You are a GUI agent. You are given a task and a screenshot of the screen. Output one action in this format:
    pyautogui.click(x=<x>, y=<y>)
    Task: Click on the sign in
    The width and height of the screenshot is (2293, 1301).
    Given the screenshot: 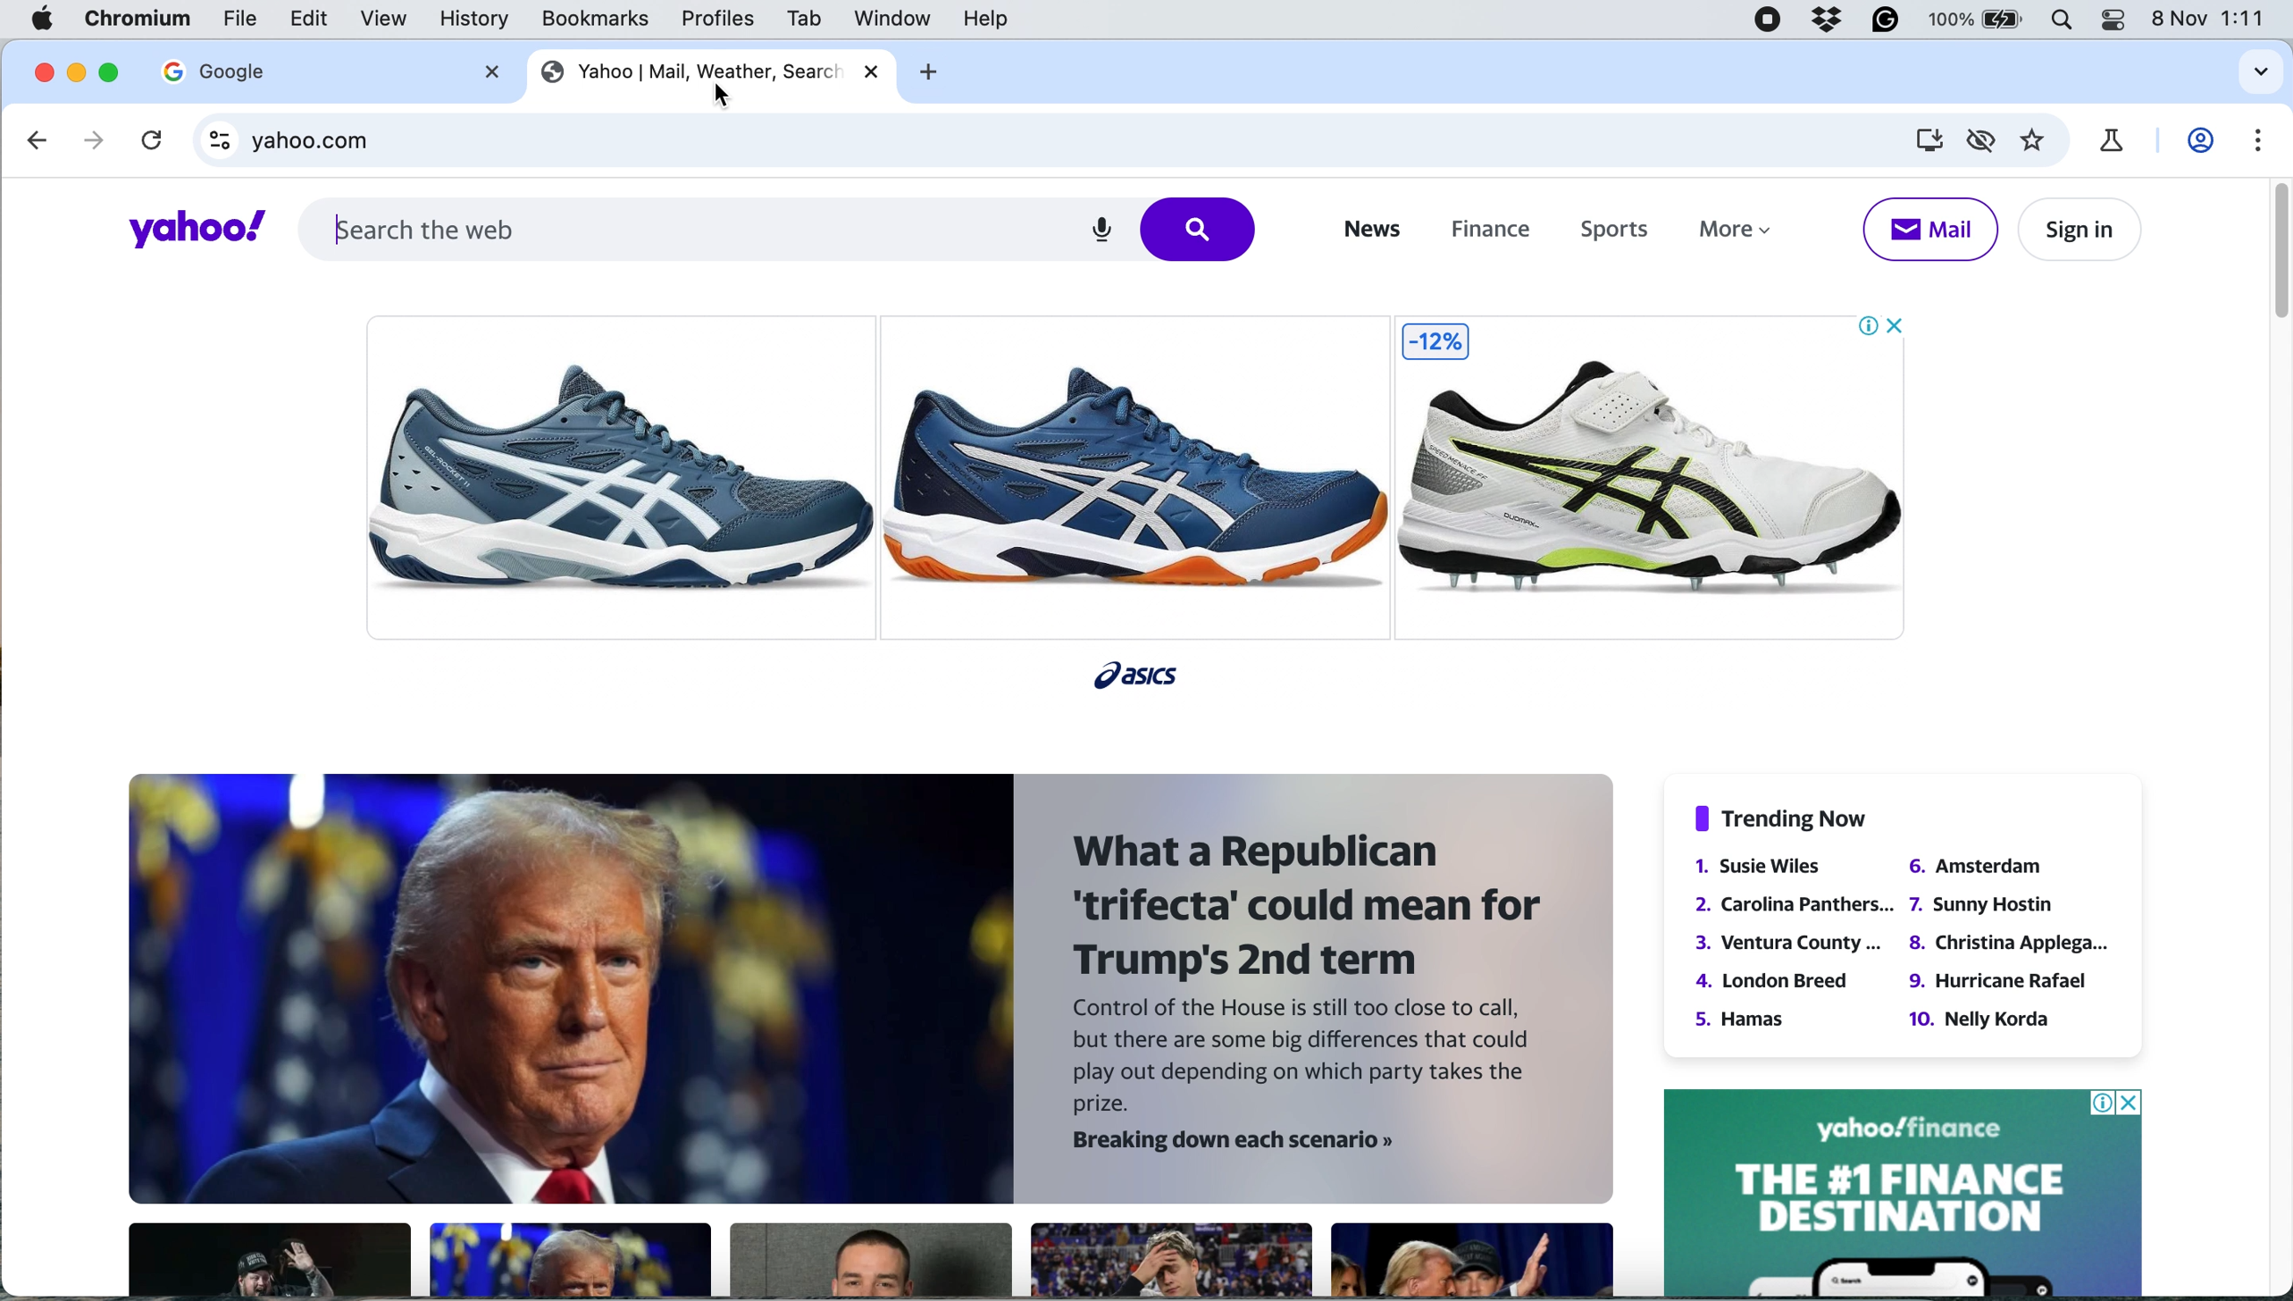 What is the action you would take?
    pyautogui.click(x=2076, y=230)
    